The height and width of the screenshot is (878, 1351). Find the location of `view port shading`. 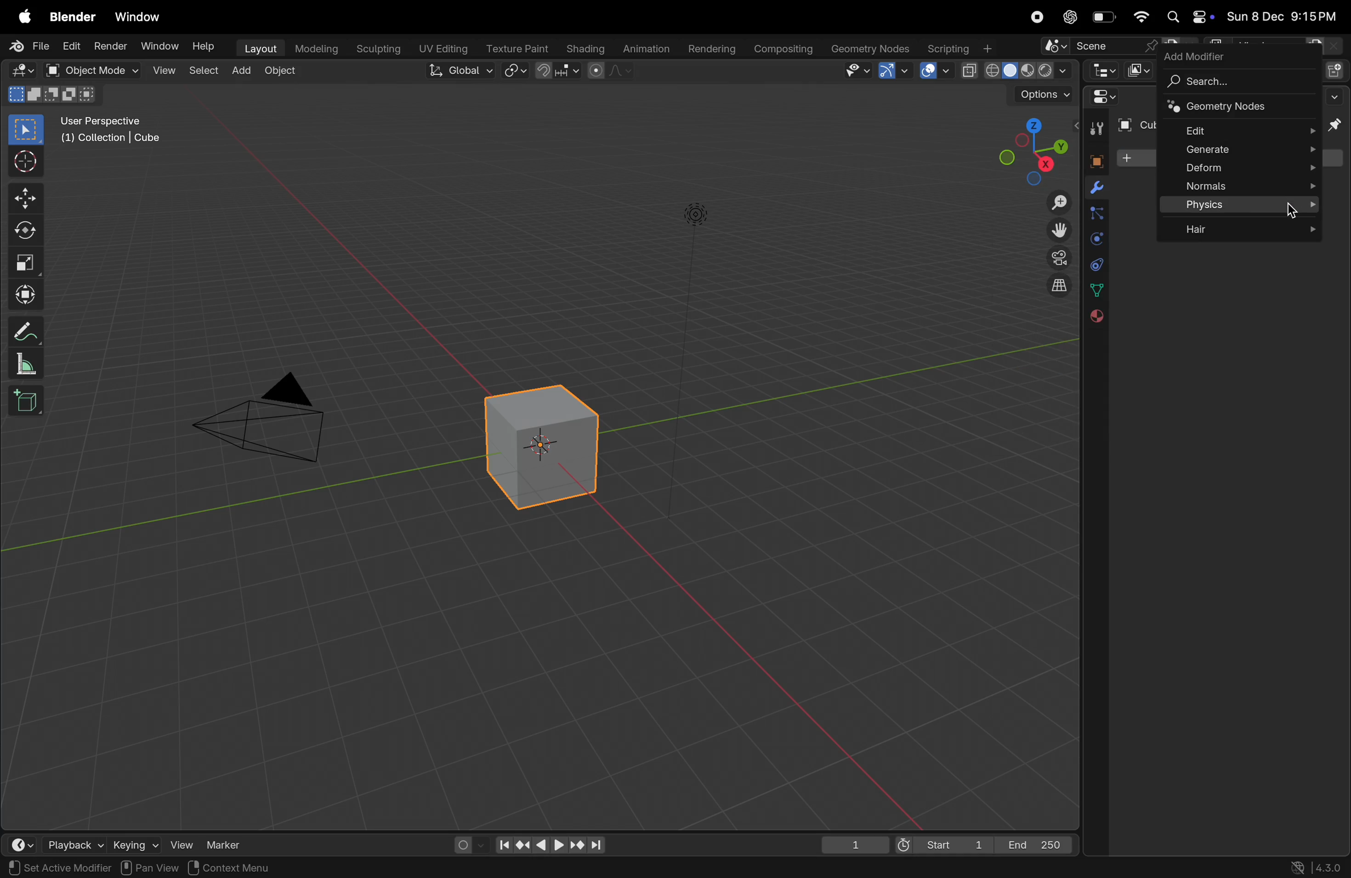

view port shading is located at coordinates (1015, 71).